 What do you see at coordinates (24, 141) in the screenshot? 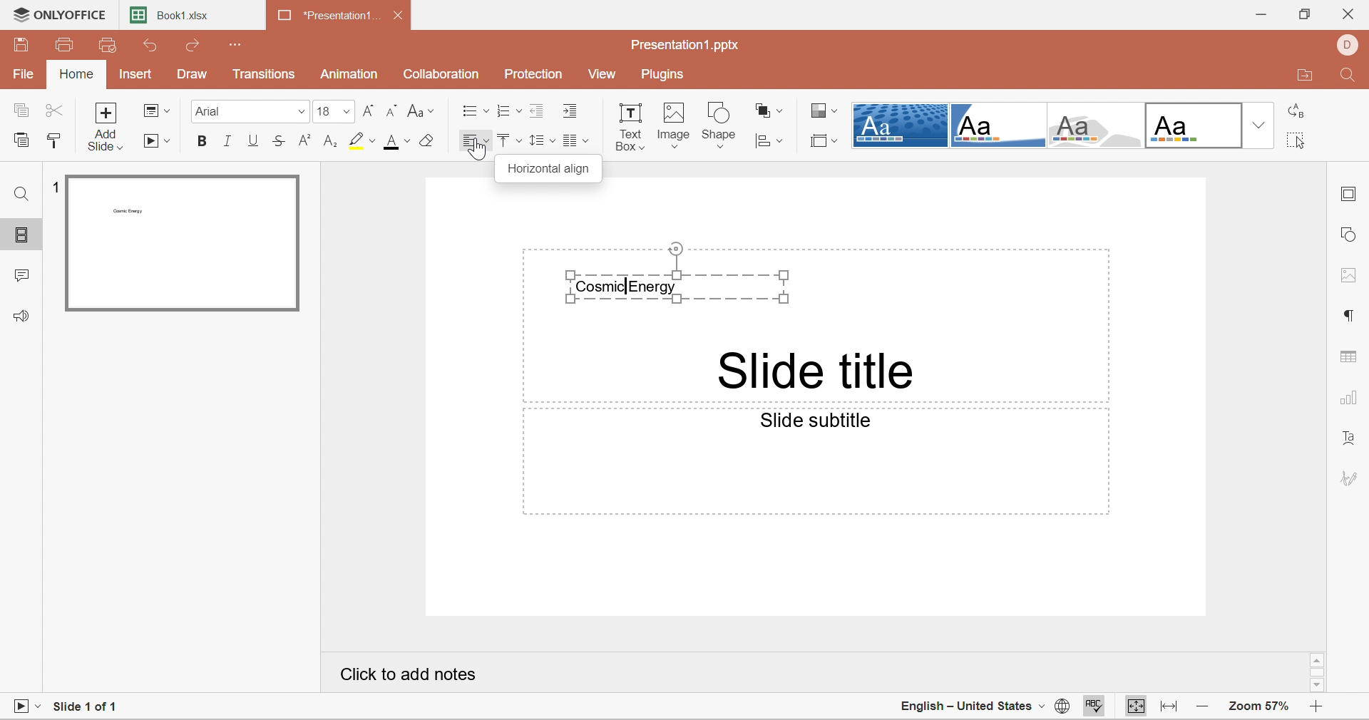
I see `Paste` at bounding box center [24, 141].